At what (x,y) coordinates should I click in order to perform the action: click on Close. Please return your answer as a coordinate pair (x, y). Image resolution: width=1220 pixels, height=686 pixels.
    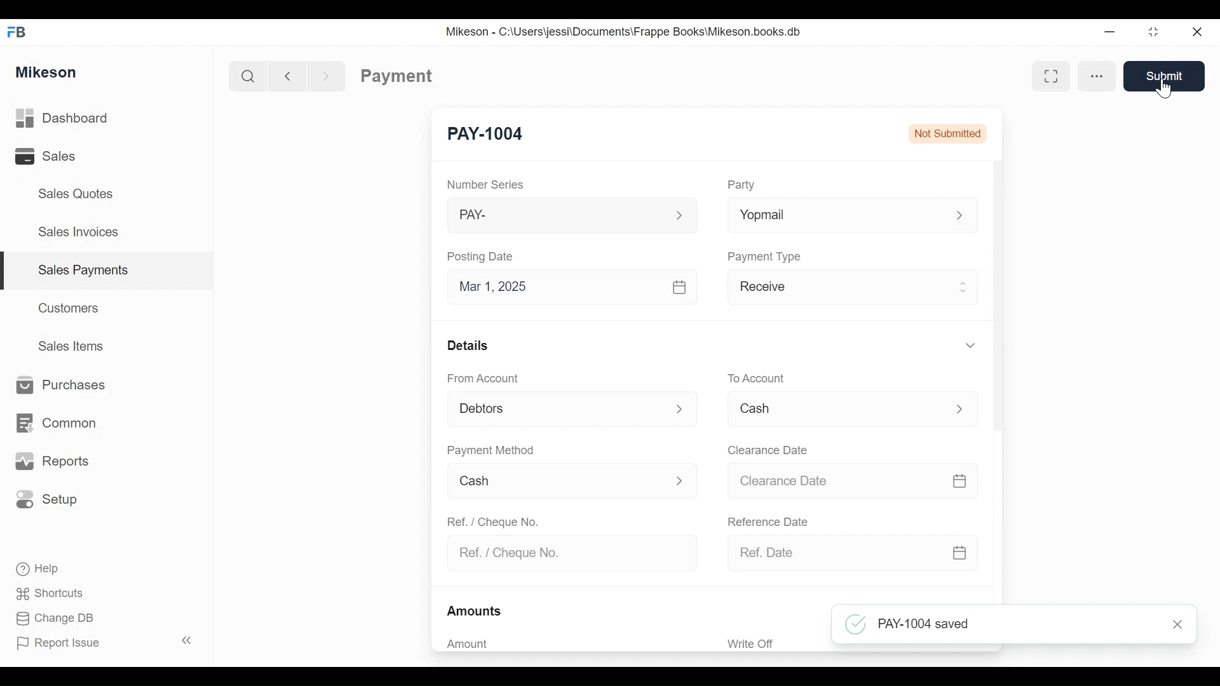
    Looking at the image, I should click on (1195, 30).